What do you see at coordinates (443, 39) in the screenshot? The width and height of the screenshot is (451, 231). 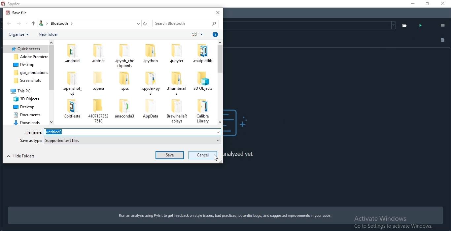 I see `document` at bounding box center [443, 39].